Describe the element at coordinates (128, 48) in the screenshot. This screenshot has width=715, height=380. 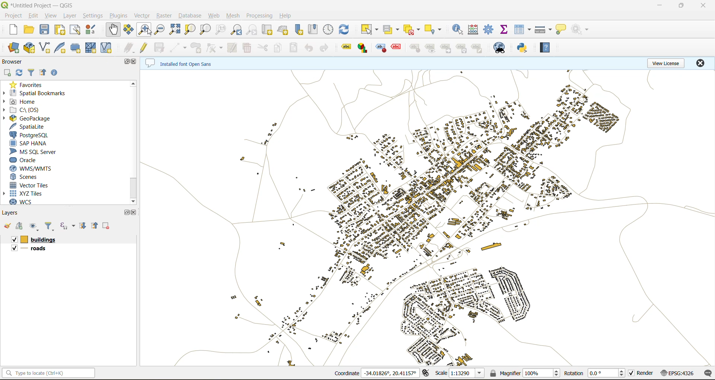
I see `edits` at that location.